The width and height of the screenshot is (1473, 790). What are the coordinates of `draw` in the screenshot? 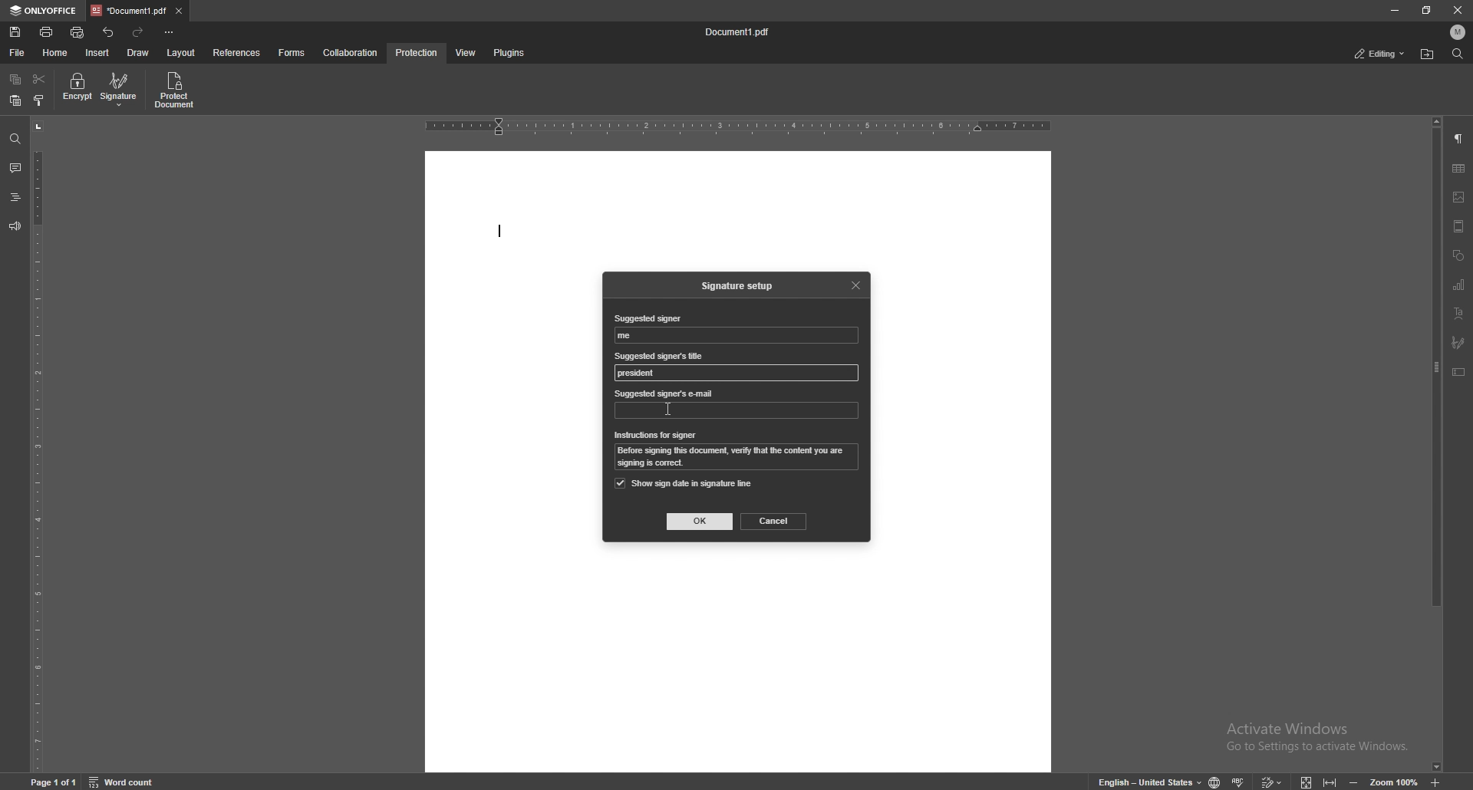 It's located at (138, 53).